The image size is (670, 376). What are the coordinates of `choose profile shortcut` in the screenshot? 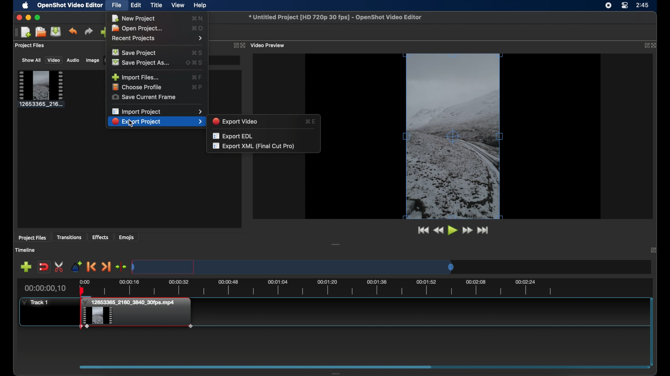 It's located at (197, 87).